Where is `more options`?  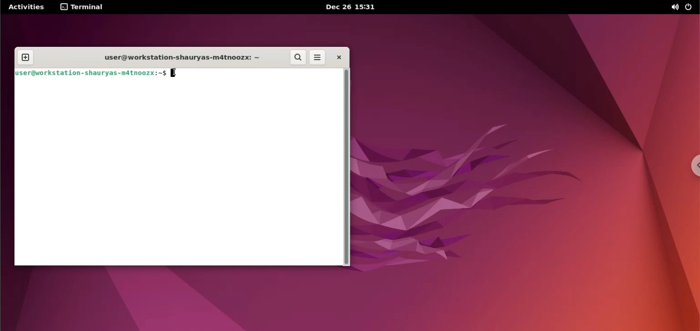 more options is located at coordinates (318, 58).